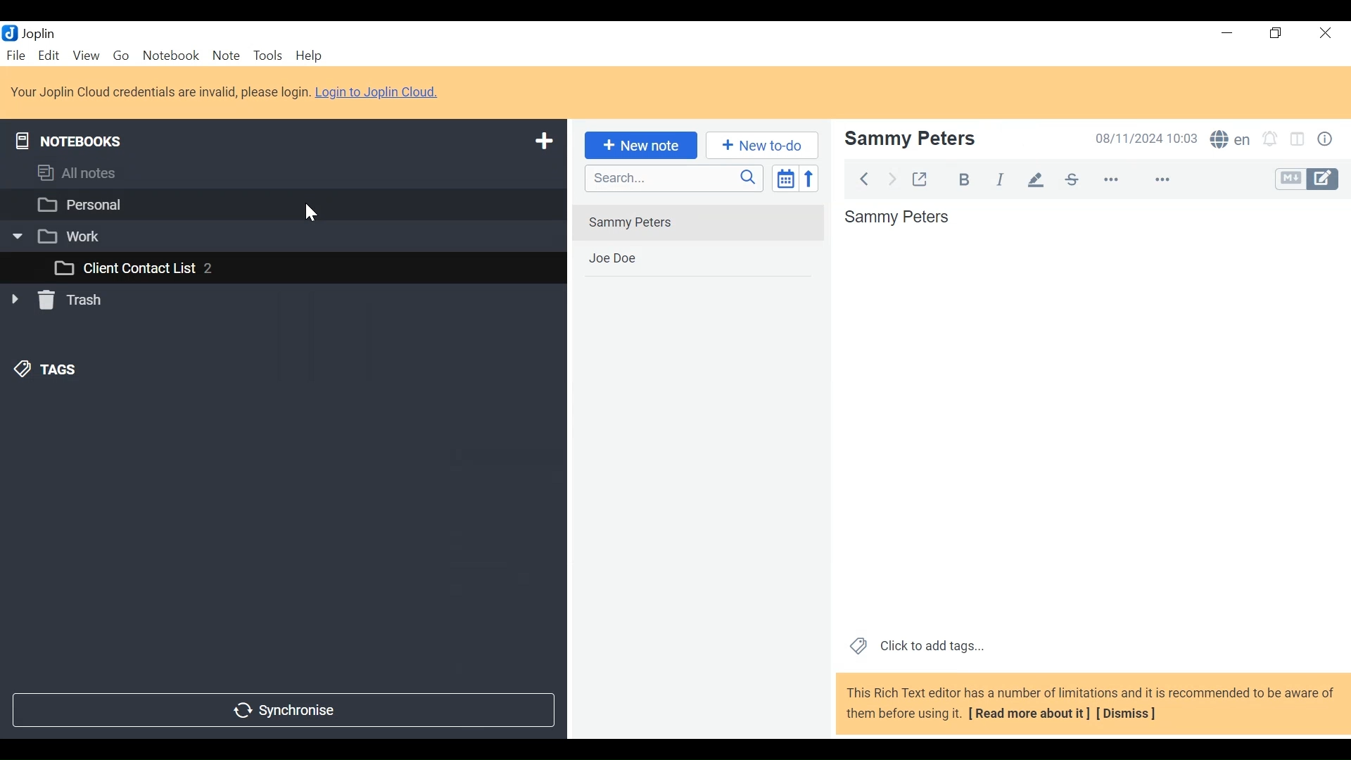 This screenshot has height=760, width=1351. Describe the element at coordinates (1136, 177) in the screenshot. I see `more options` at that location.